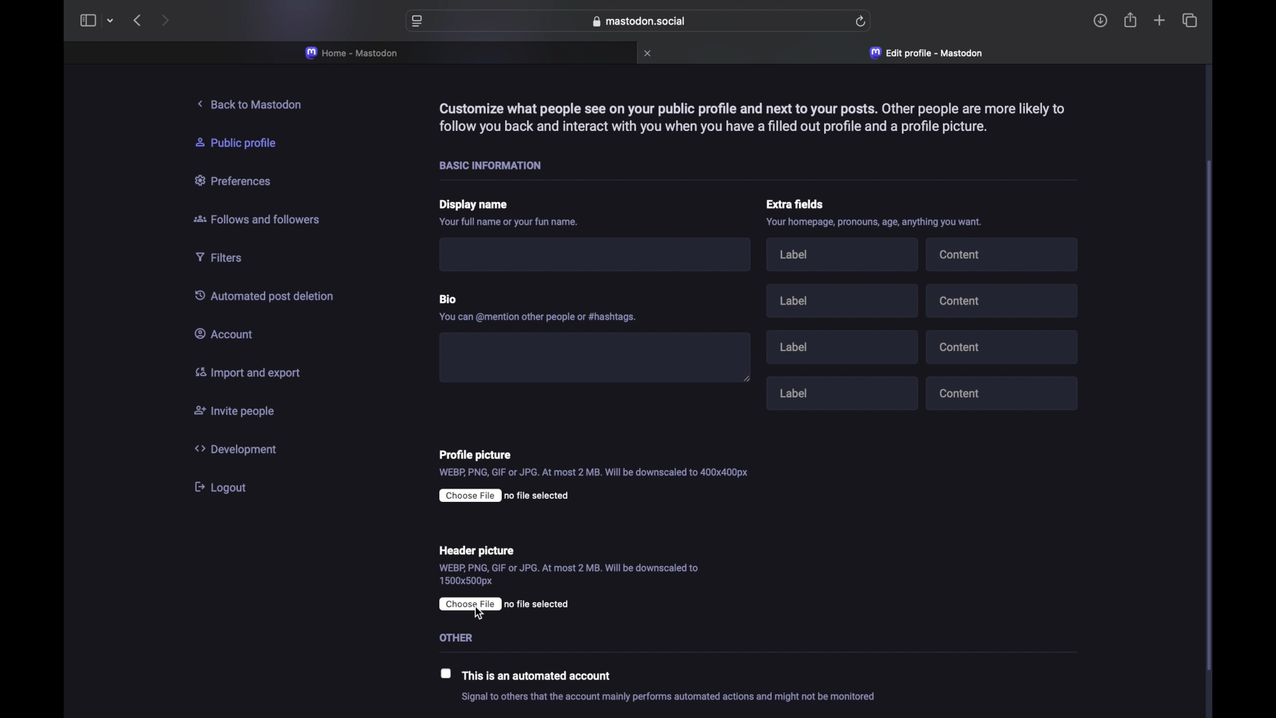 This screenshot has width=1276, height=718. I want to click on refresh, so click(861, 21).